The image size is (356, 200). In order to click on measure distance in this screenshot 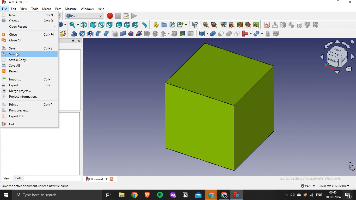, I will do `click(145, 25)`.